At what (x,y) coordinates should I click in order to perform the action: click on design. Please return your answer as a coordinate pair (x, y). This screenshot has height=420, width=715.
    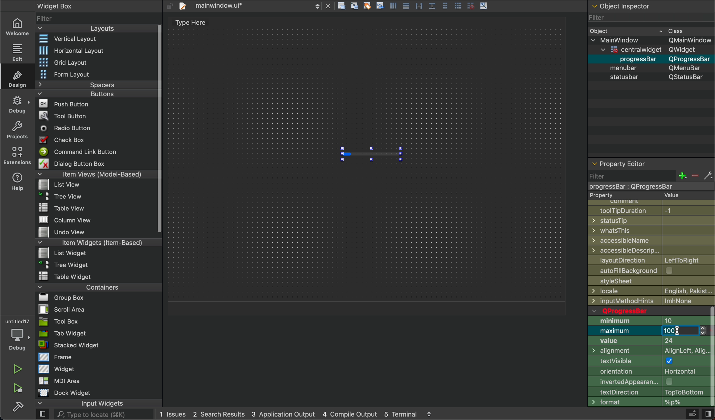
    Looking at the image, I should click on (19, 78).